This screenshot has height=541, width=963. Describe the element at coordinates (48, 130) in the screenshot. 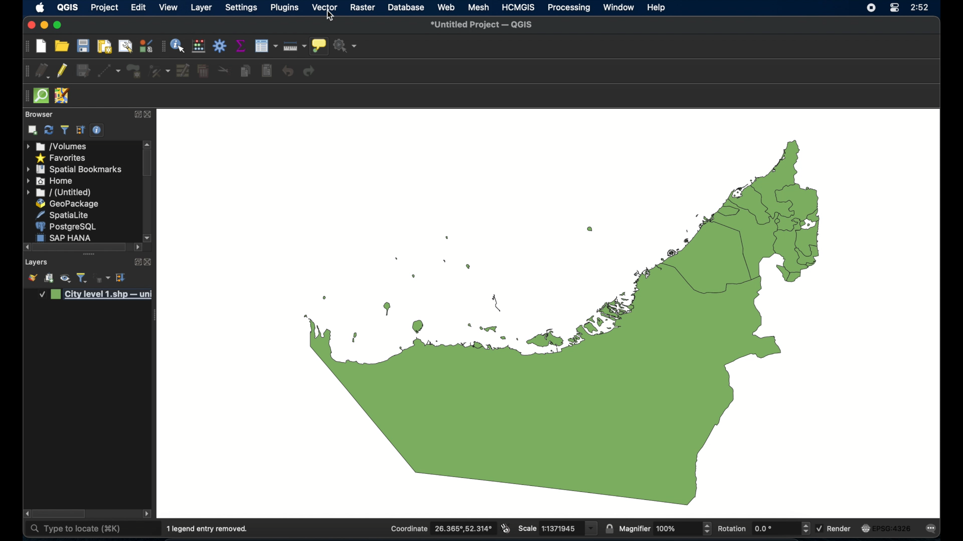

I see `refresh` at that location.